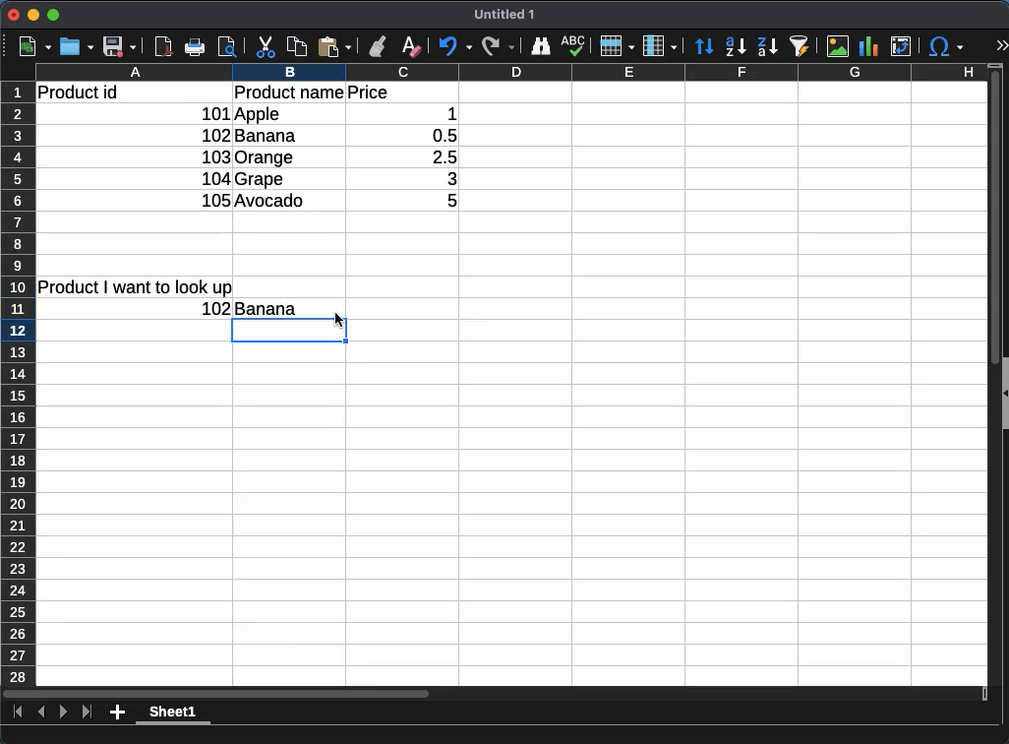 Image resolution: width=1009 pixels, height=744 pixels. Describe the element at coordinates (456, 46) in the screenshot. I see `undo` at that location.